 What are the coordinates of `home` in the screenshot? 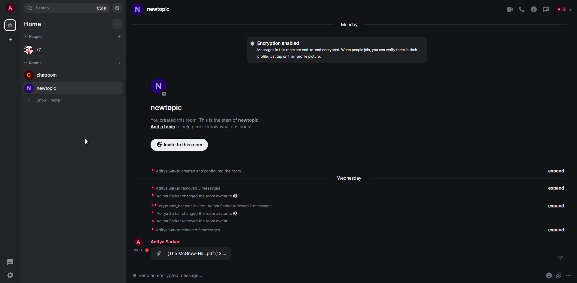 It's located at (35, 24).